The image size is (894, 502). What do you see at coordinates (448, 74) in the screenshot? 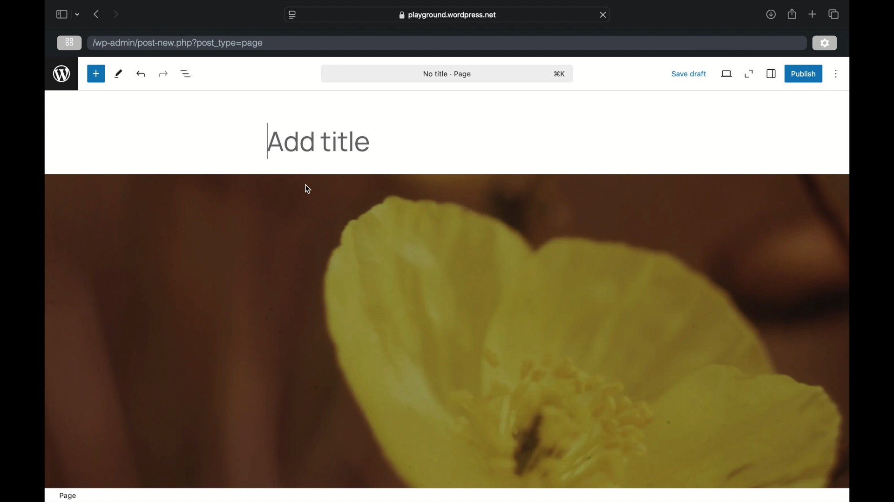
I see `no title - page` at bounding box center [448, 74].